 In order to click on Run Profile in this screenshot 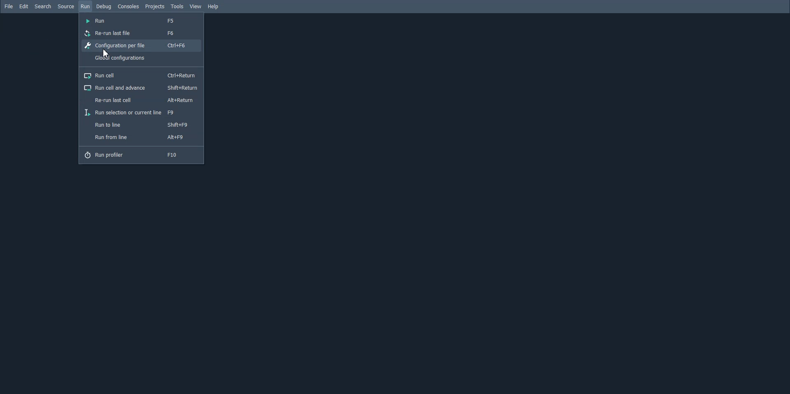, I will do `click(141, 155)`.